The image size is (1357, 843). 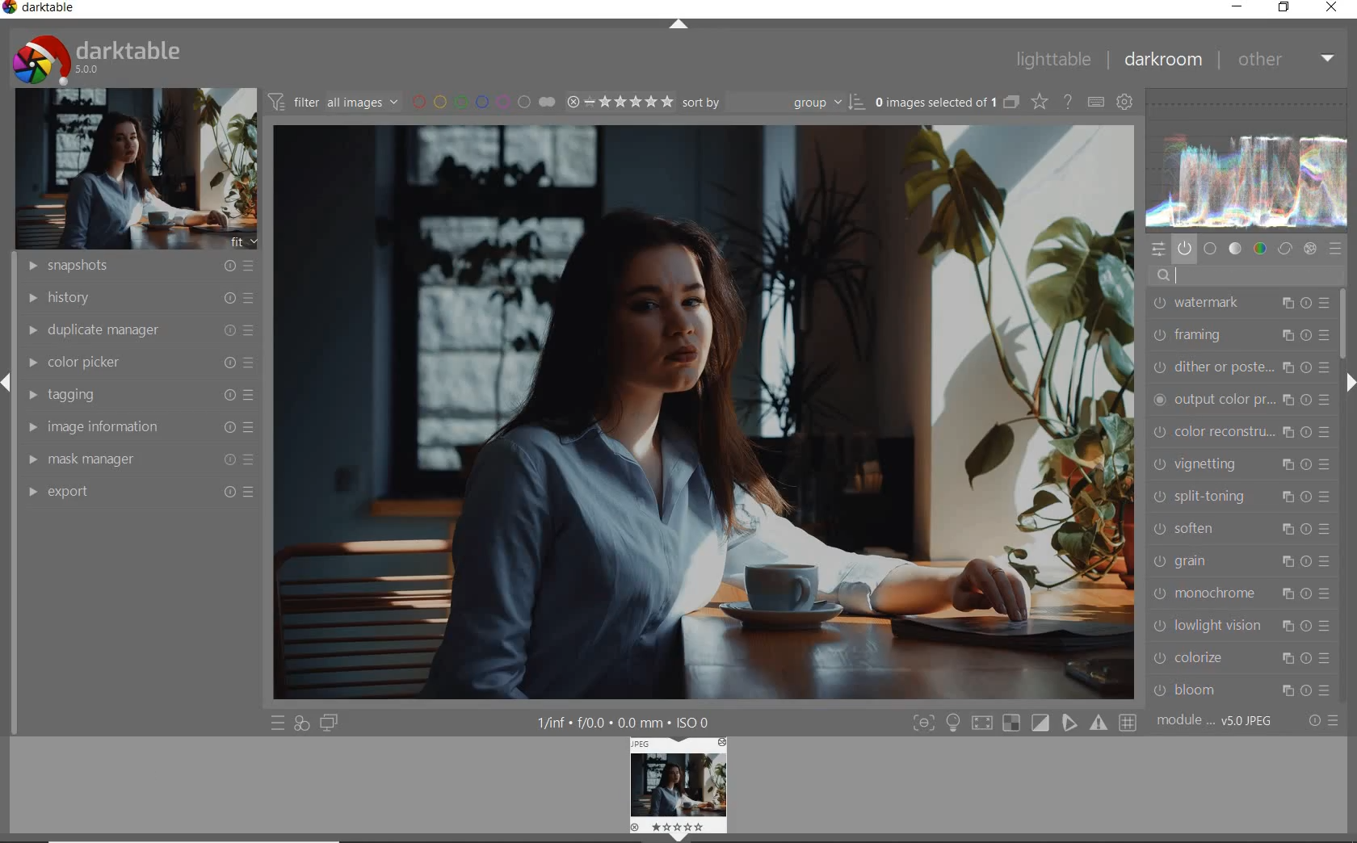 What do you see at coordinates (1258, 249) in the screenshot?
I see `color` at bounding box center [1258, 249].